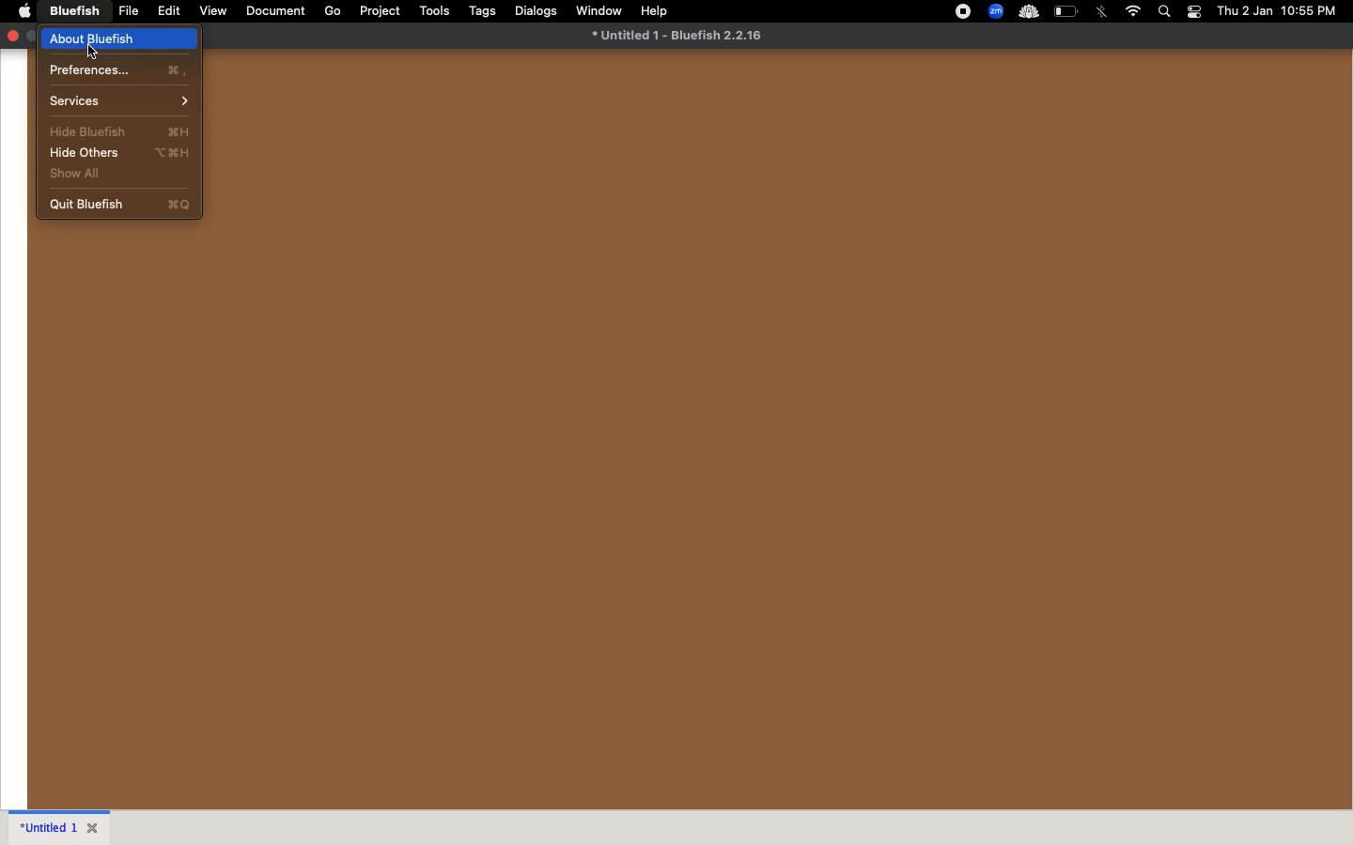 This screenshot has width=1353, height=845. I want to click on close, so click(95, 826).